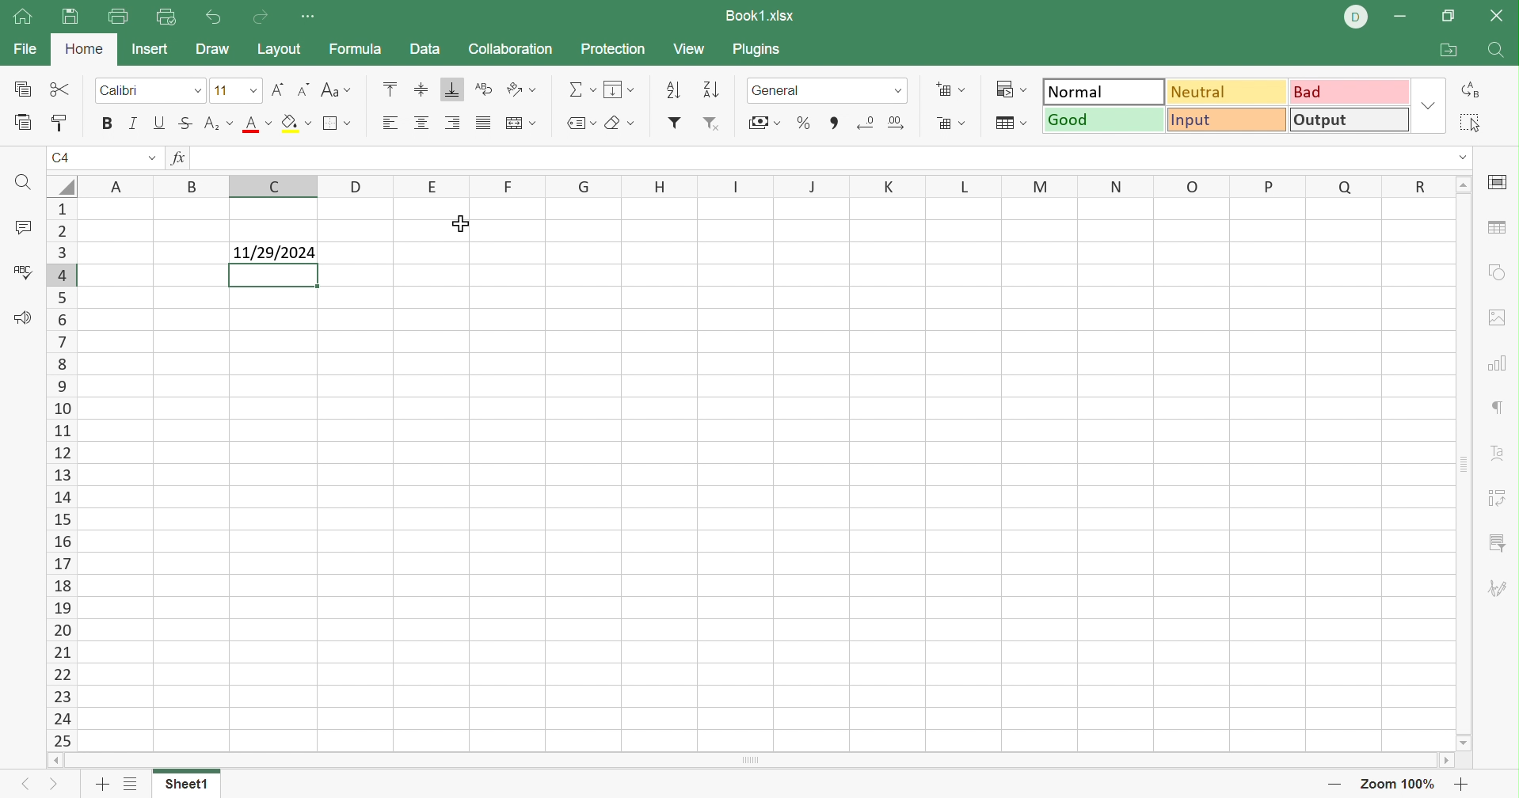  I want to click on Text Art settings, so click(1501, 455).